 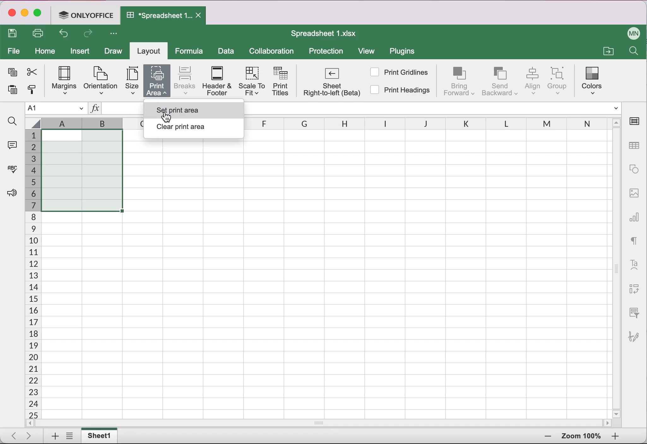 What do you see at coordinates (193, 129) in the screenshot?
I see `clear print area` at bounding box center [193, 129].